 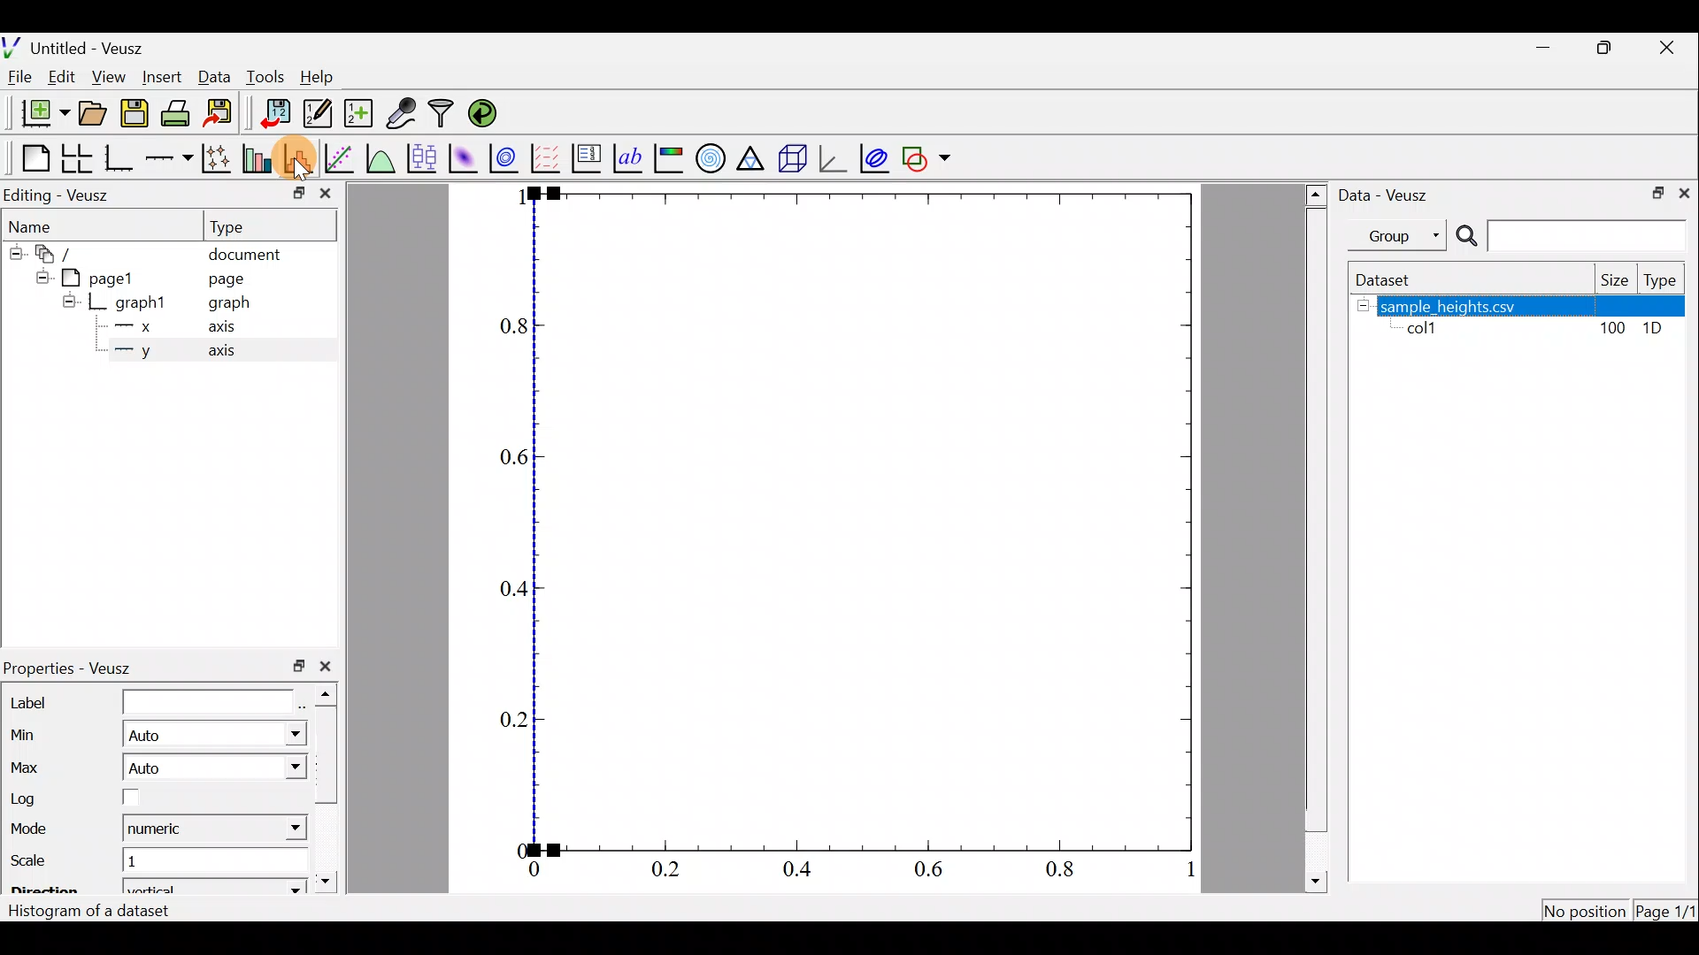 What do you see at coordinates (798, 871) in the screenshot?
I see `0.4` at bounding box center [798, 871].